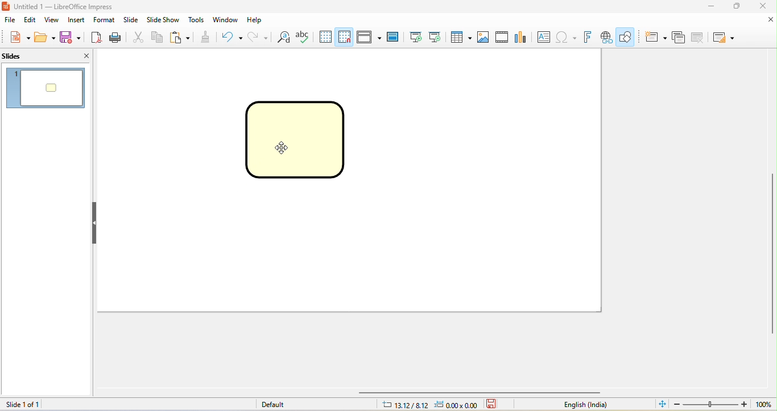 The height and width of the screenshot is (411, 777). Describe the element at coordinates (504, 37) in the screenshot. I see `vedio` at that location.